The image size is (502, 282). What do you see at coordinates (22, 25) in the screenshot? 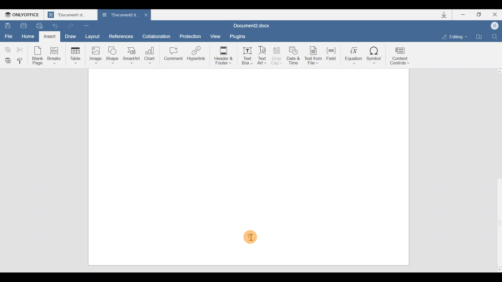
I see `Print file` at bounding box center [22, 25].